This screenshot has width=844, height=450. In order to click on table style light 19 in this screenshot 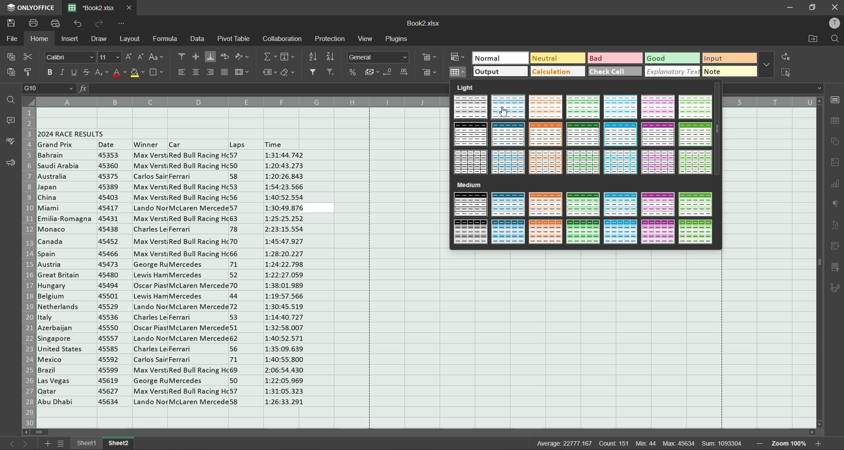, I will do `click(620, 162)`.